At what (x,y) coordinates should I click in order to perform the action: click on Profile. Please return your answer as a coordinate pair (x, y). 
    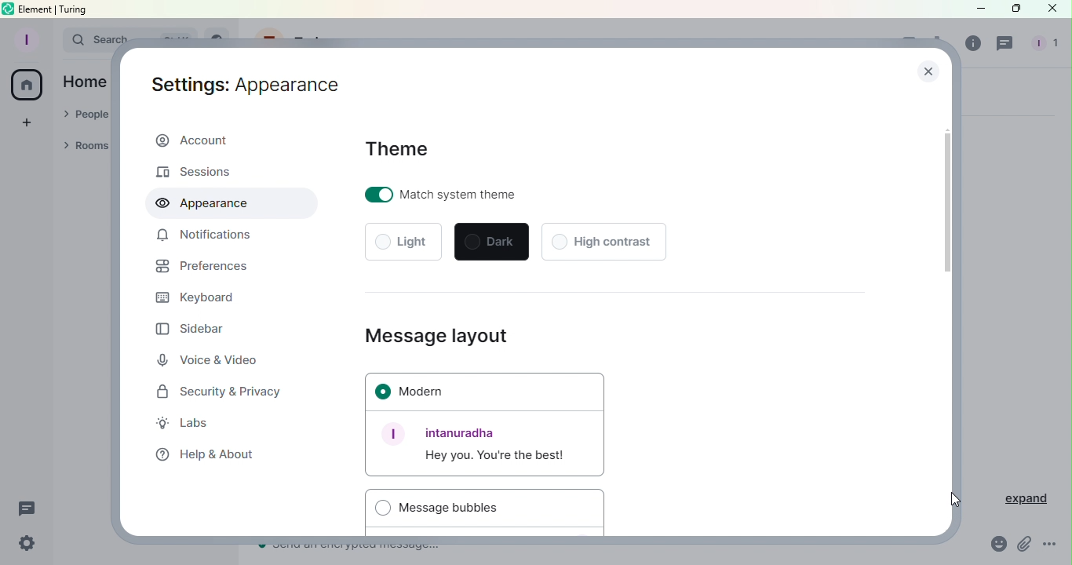
    Looking at the image, I should click on (24, 38).